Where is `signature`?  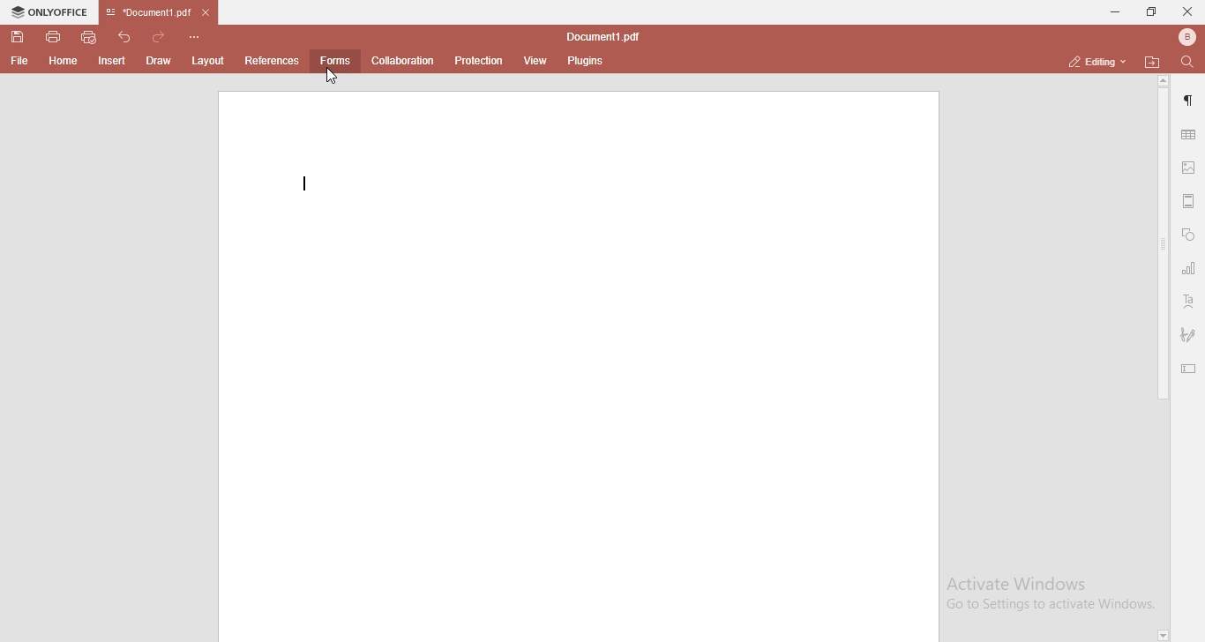 signature is located at coordinates (1188, 334).